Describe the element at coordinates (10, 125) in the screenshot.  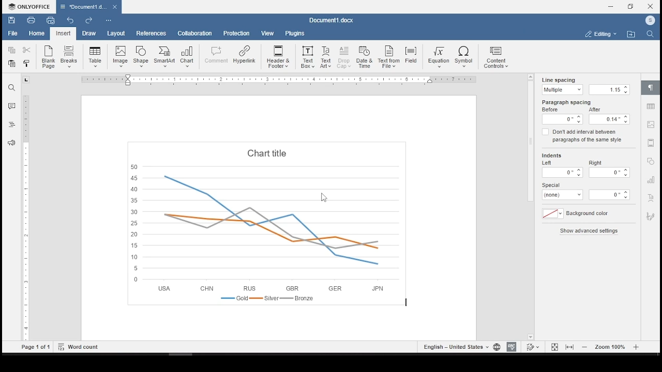
I see `headings` at that location.